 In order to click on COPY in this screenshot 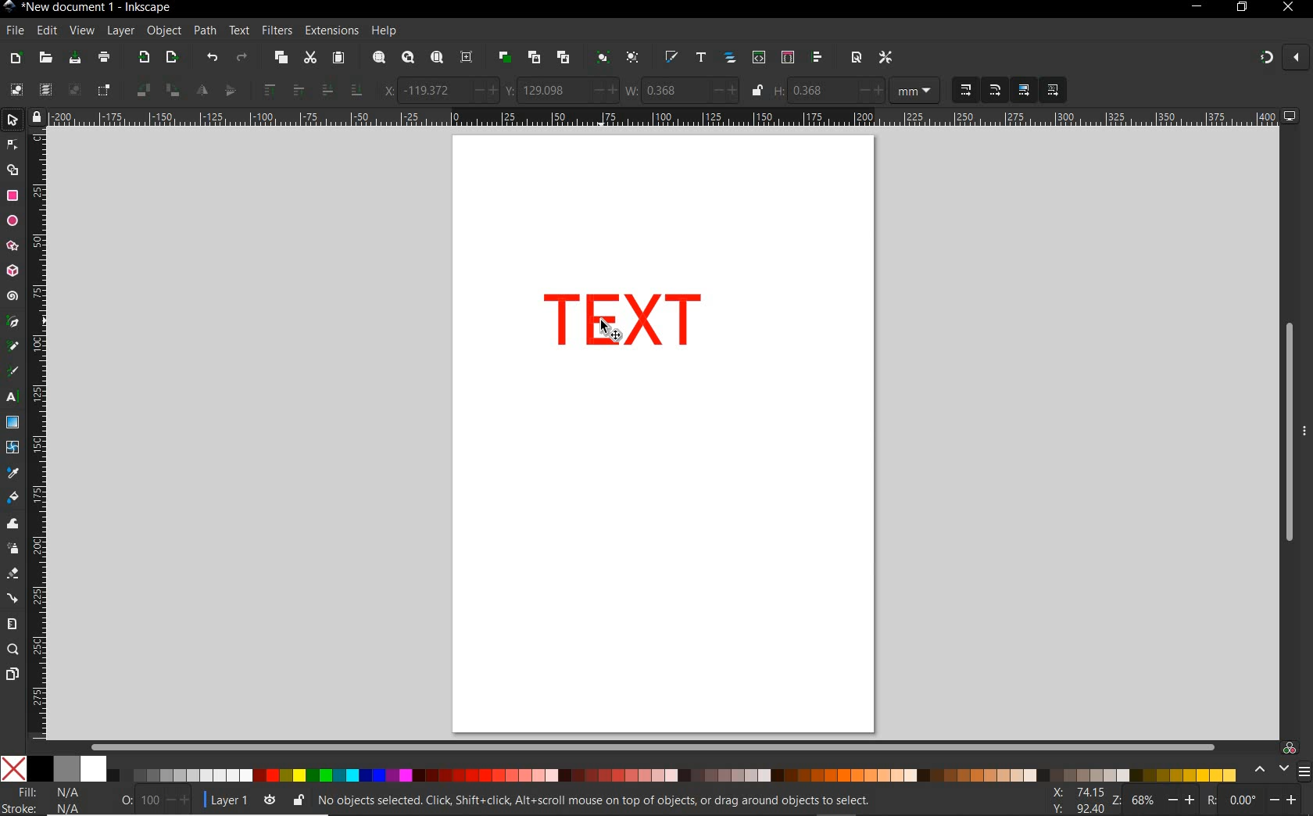, I will do `click(281, 58)`.